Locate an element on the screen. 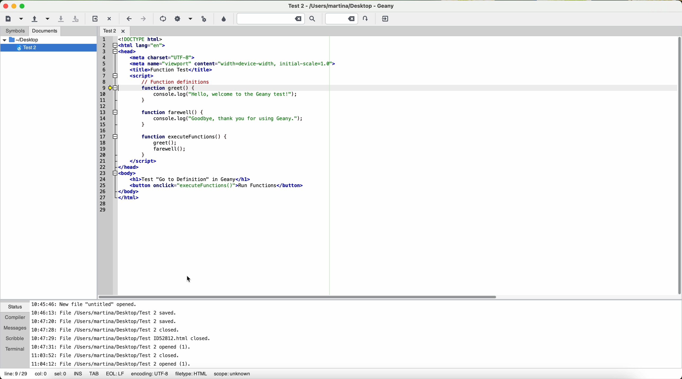 This screenshot has width=682, height=379. navigate back is located at coordinates (129, 20).